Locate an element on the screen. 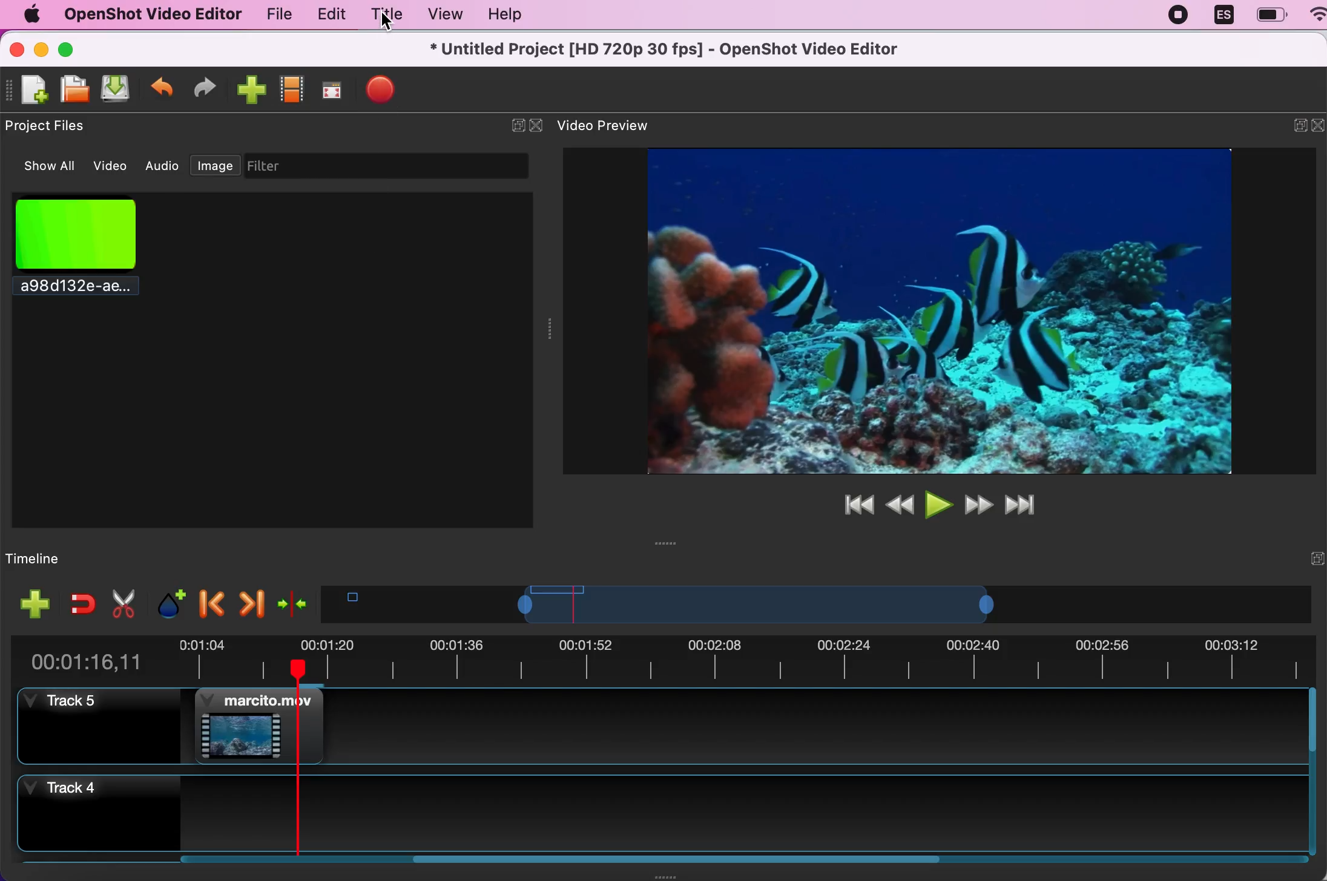  choose profile is located at coordinates (293, 88).